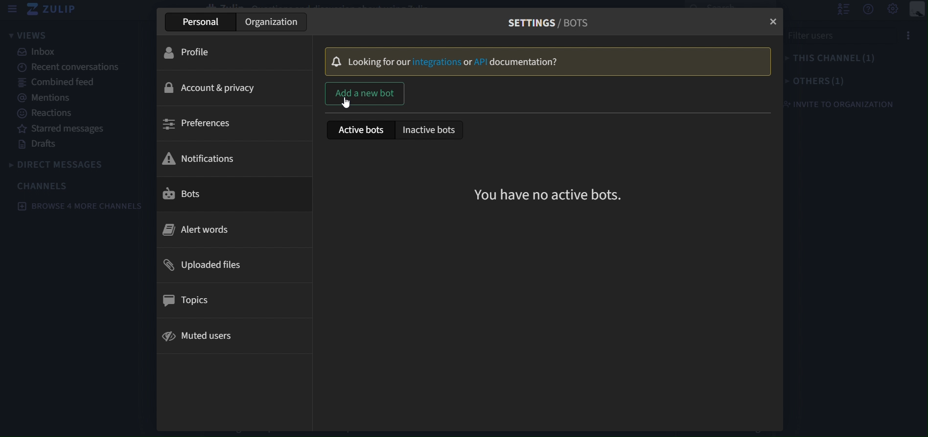 The height and width of the screenshot is (437, 928). I want to click on settings/ Bots, so click(543, 22).